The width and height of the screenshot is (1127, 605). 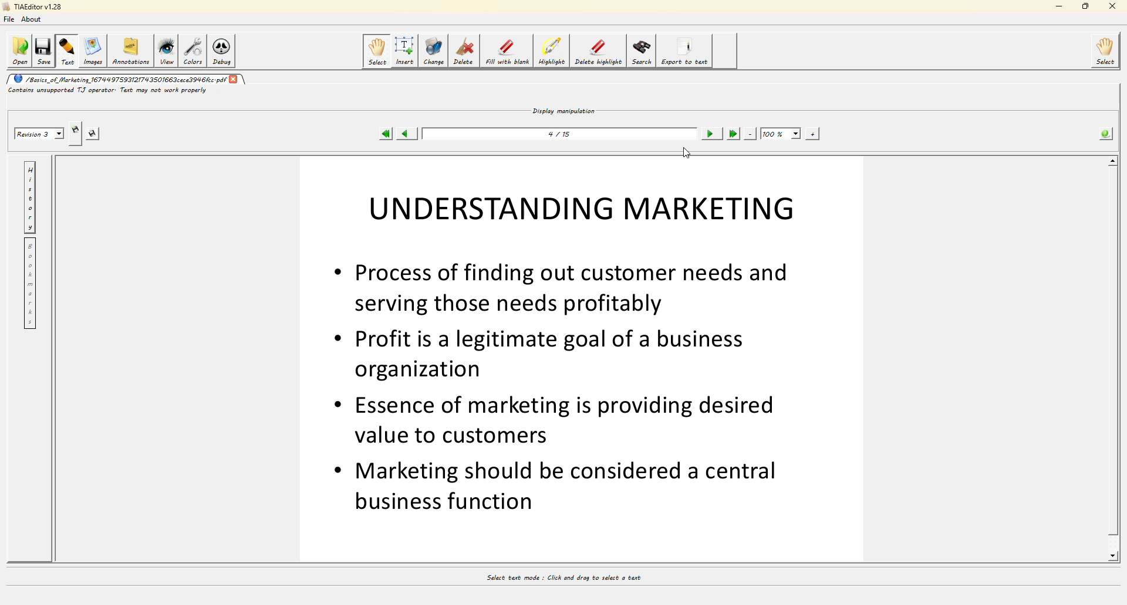 What do you see at coordinates (1113, 558) in the screenshot?
I see `scroll down` at bounding box center [1113, 558].